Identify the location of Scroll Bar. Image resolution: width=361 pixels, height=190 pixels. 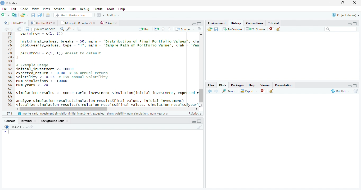
(201, 94).